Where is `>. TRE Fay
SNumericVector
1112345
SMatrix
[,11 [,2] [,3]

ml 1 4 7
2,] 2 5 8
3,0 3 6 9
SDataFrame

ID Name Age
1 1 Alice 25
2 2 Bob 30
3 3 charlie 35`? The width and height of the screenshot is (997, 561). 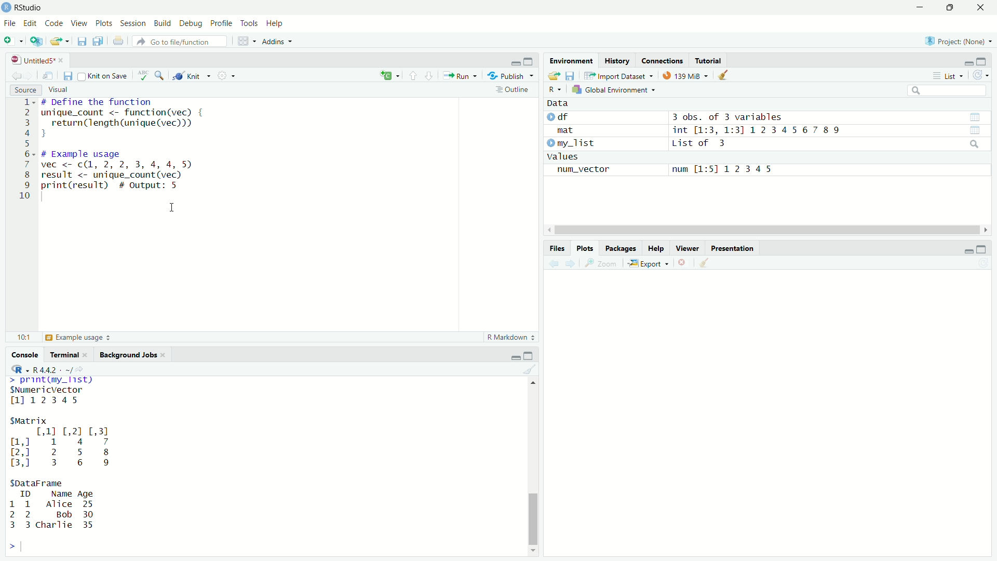
>. TRE Fay
SNumericVector
1112345
SMatrix
[,11 [,2] [,3]

ml 1 4 7
2,] 2 5 8
3,0 3 6 9
SDataFrame

ID Name Age
1 1 Alice 25
2 2 Bob 30
3 3 charlie 35 is located at coordinates (63, 456).